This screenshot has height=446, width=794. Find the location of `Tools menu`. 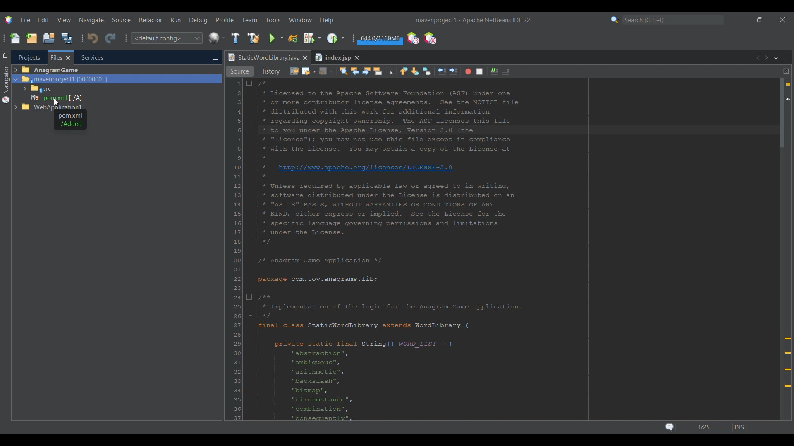

Tools menu is located at coordinates (273, 20).